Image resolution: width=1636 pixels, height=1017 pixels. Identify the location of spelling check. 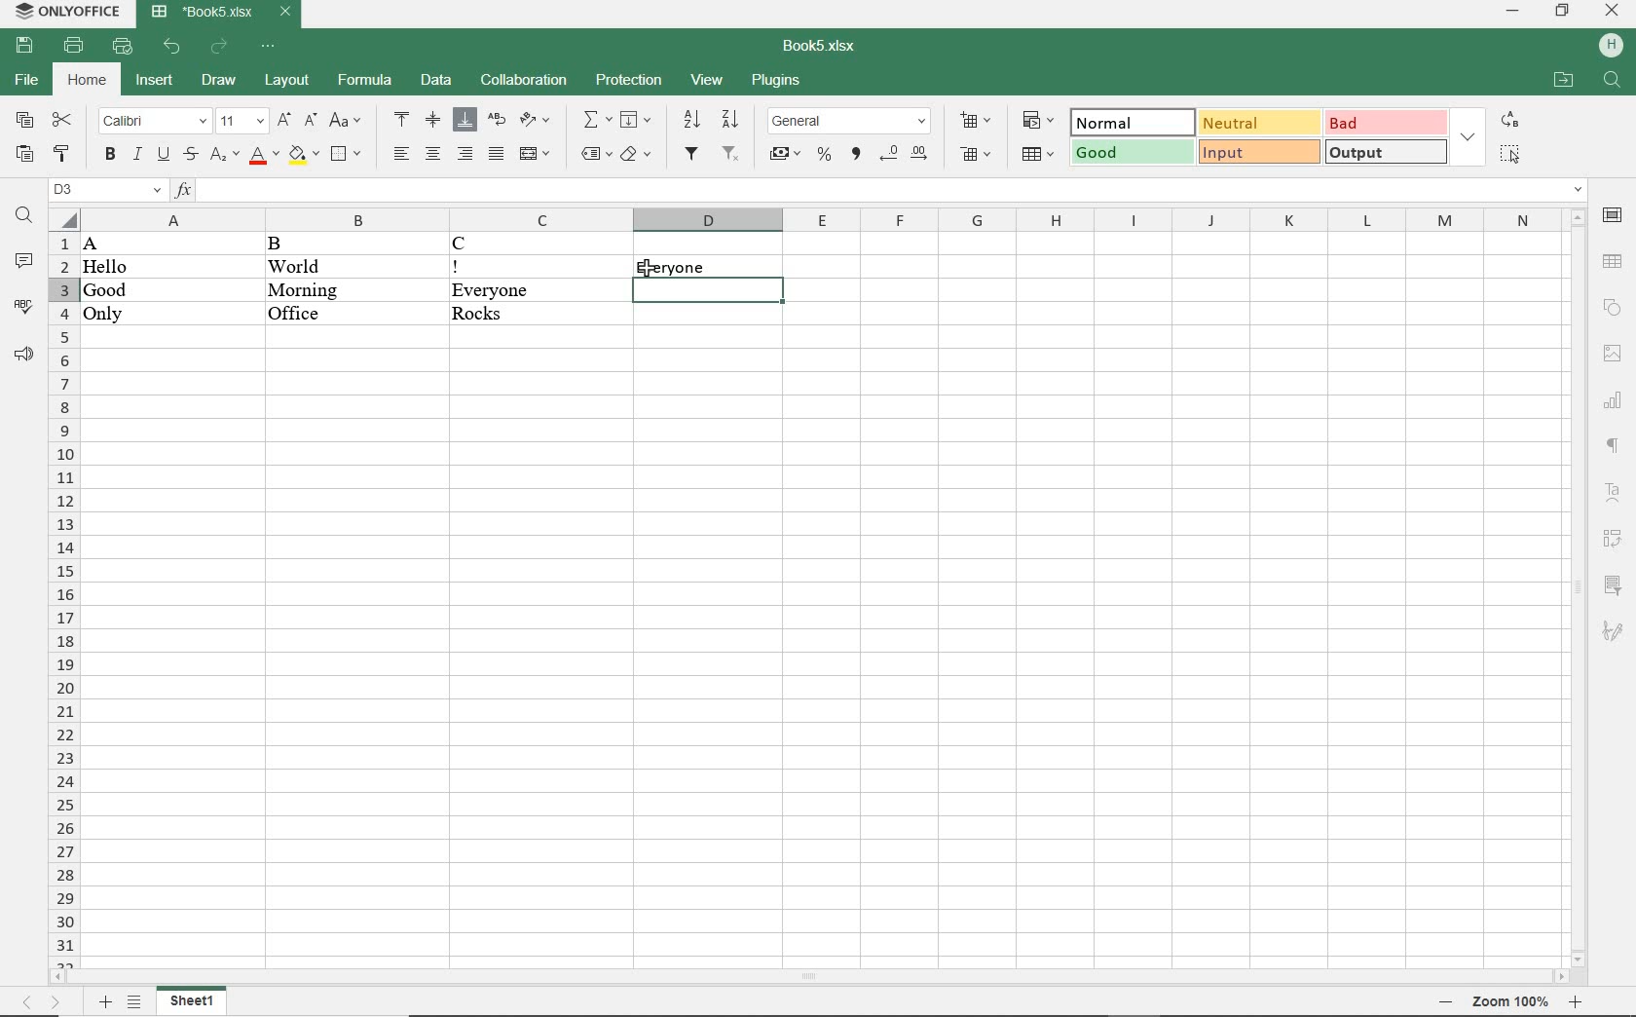
(25, 308).